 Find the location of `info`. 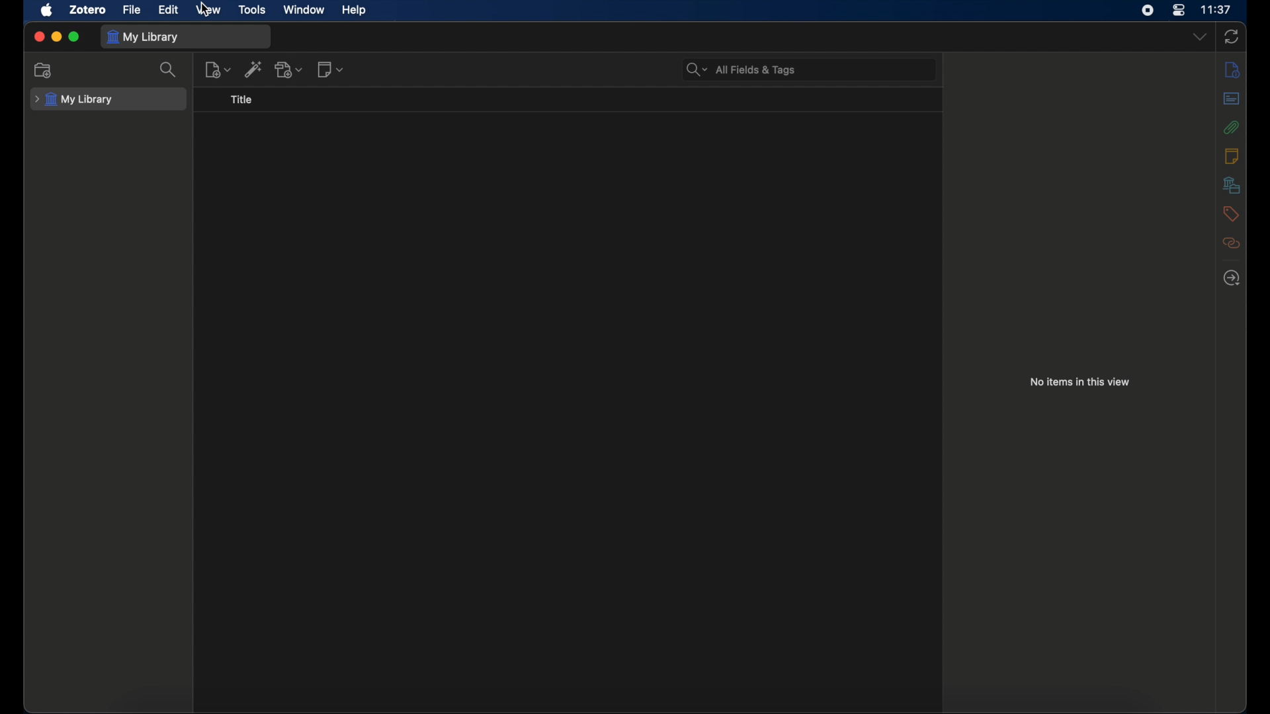

info is located at coordinates (1232, 69).